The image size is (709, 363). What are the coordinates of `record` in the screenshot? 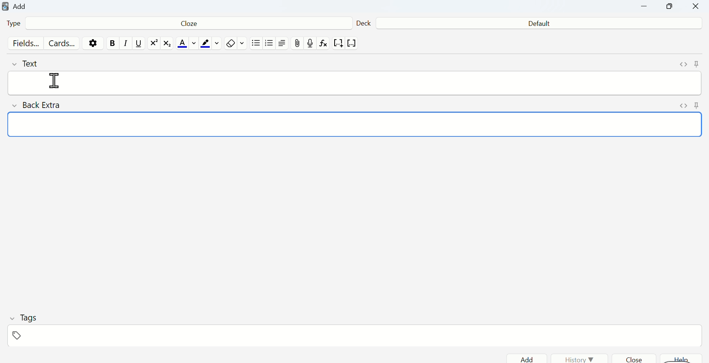 It's located at (311, 44).